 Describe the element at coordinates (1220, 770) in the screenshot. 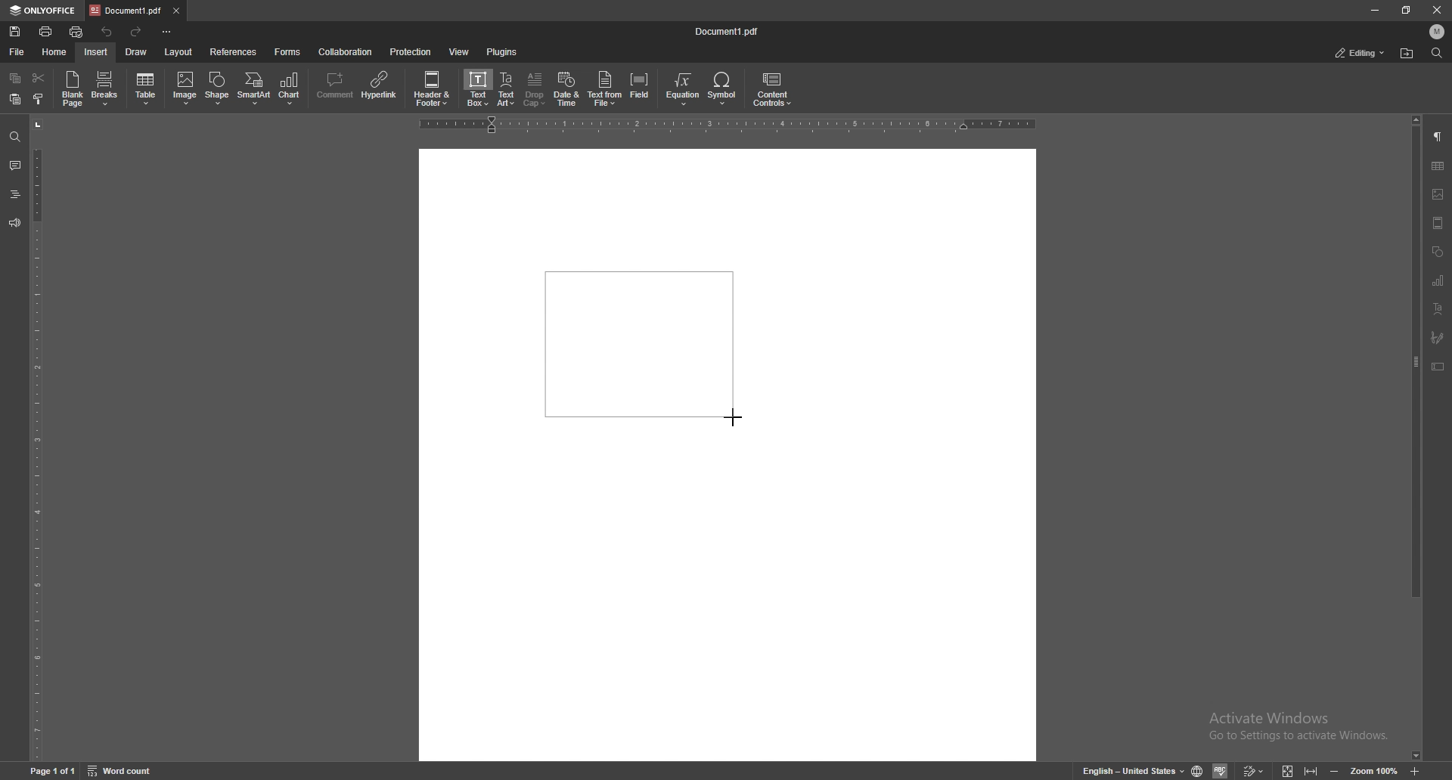

I see `spell check` at that location.